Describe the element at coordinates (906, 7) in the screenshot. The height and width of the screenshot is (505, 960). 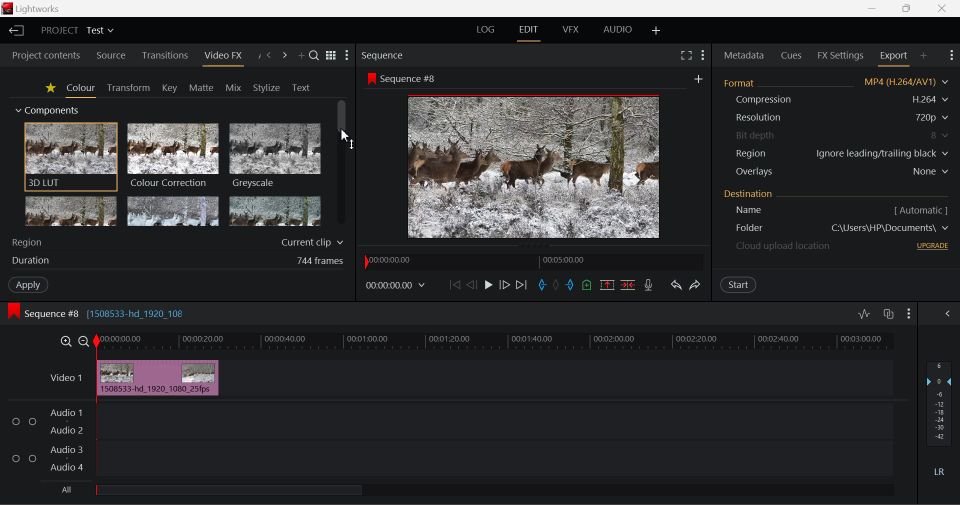
I see `Minimize` at that location.